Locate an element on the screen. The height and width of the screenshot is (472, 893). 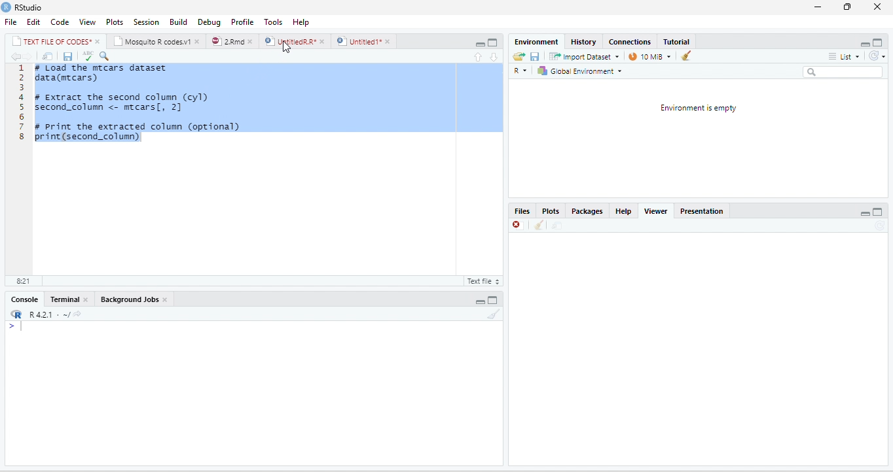
Profile is located at coordinates (243, 21).